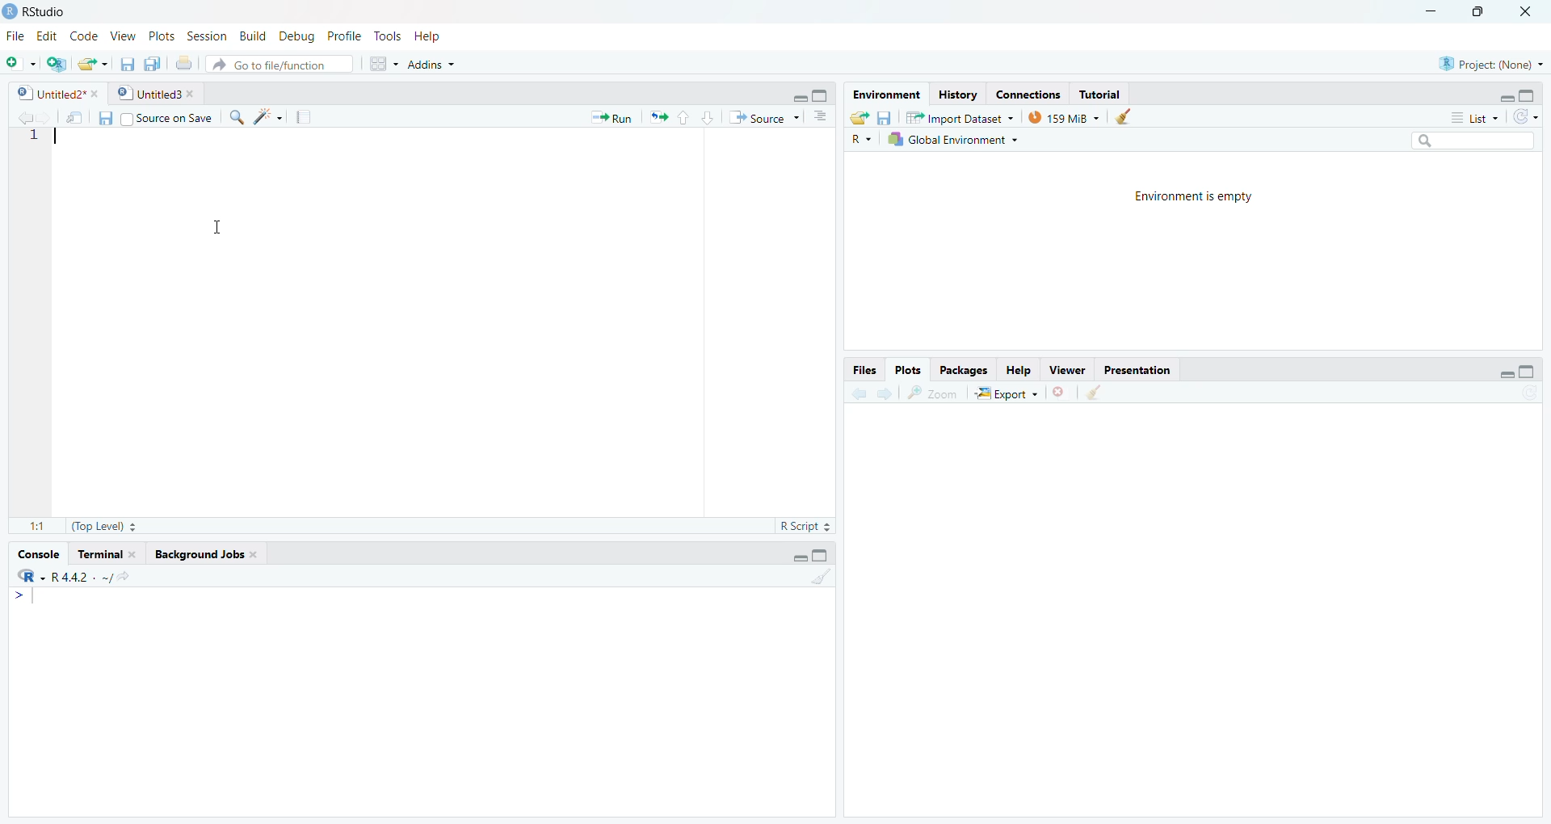  What do you see at coordinates (208, 38) in the screenshot?
I see `Session` at bounding box center [208, 38].